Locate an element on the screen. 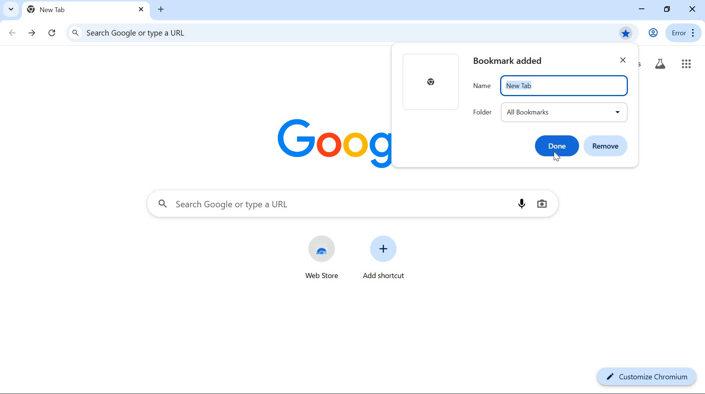  restore is located at coordinates (668, 8).